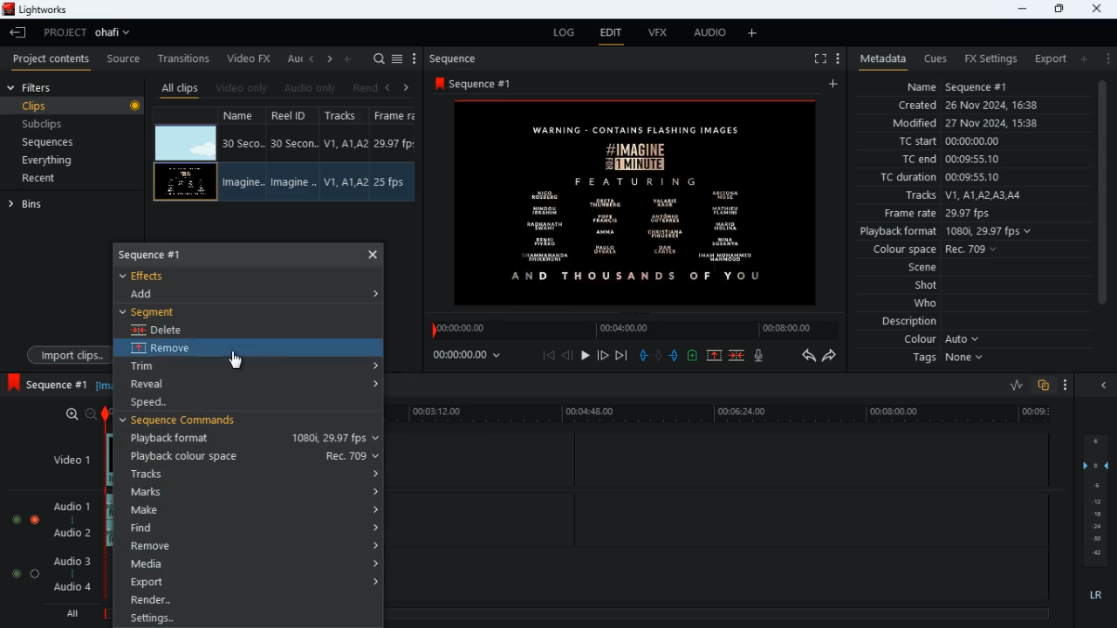 The image size is (1117, 628). Describe the element at coordinates (473, 358) in the screenshot. I see `time` at that location.